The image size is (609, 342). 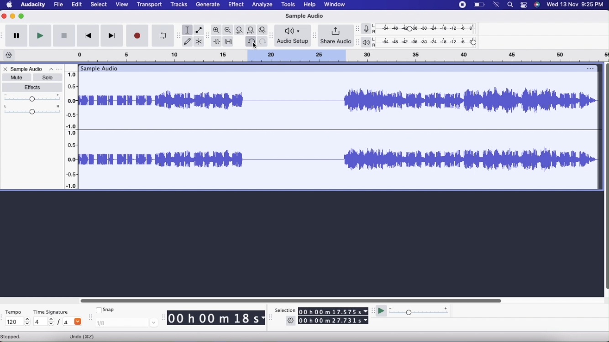 What do you see at coordinates (373, 311) in the screenshot?
I see `move toolbar` at bounding box center [373, 311].